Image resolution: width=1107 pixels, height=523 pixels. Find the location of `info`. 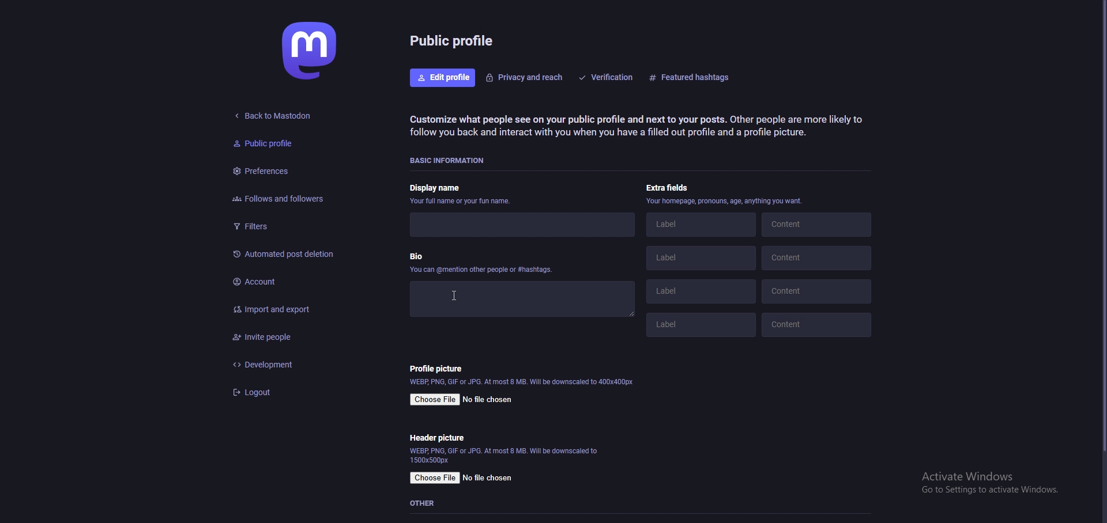

info is located at coordinates (522, 381).